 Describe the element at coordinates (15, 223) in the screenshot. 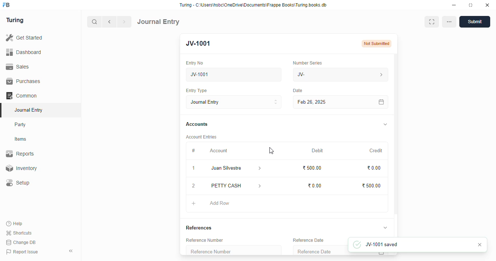

I see `help` at that location.